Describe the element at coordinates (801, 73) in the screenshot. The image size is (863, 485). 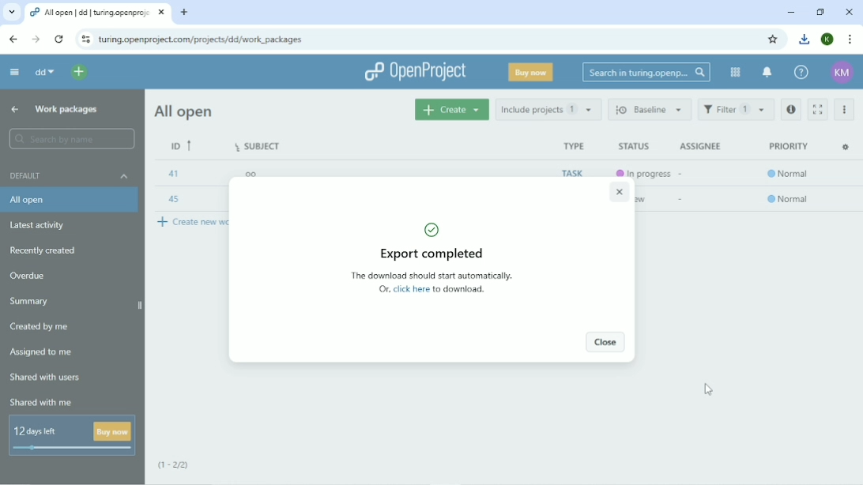
I see `Help` at that location.